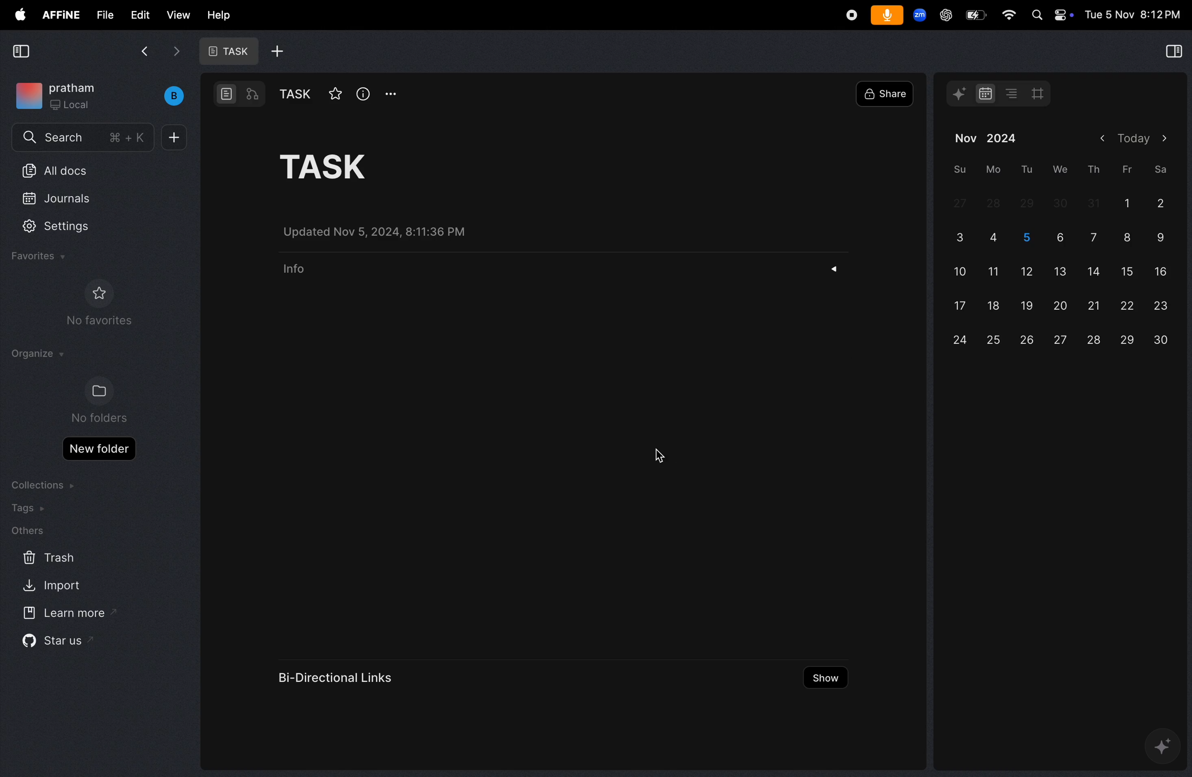 This screenshot has width=1192, height=777. Describe the element at coordinates (21, 52) in the screenshot. I see `collapse side bar` at that location.